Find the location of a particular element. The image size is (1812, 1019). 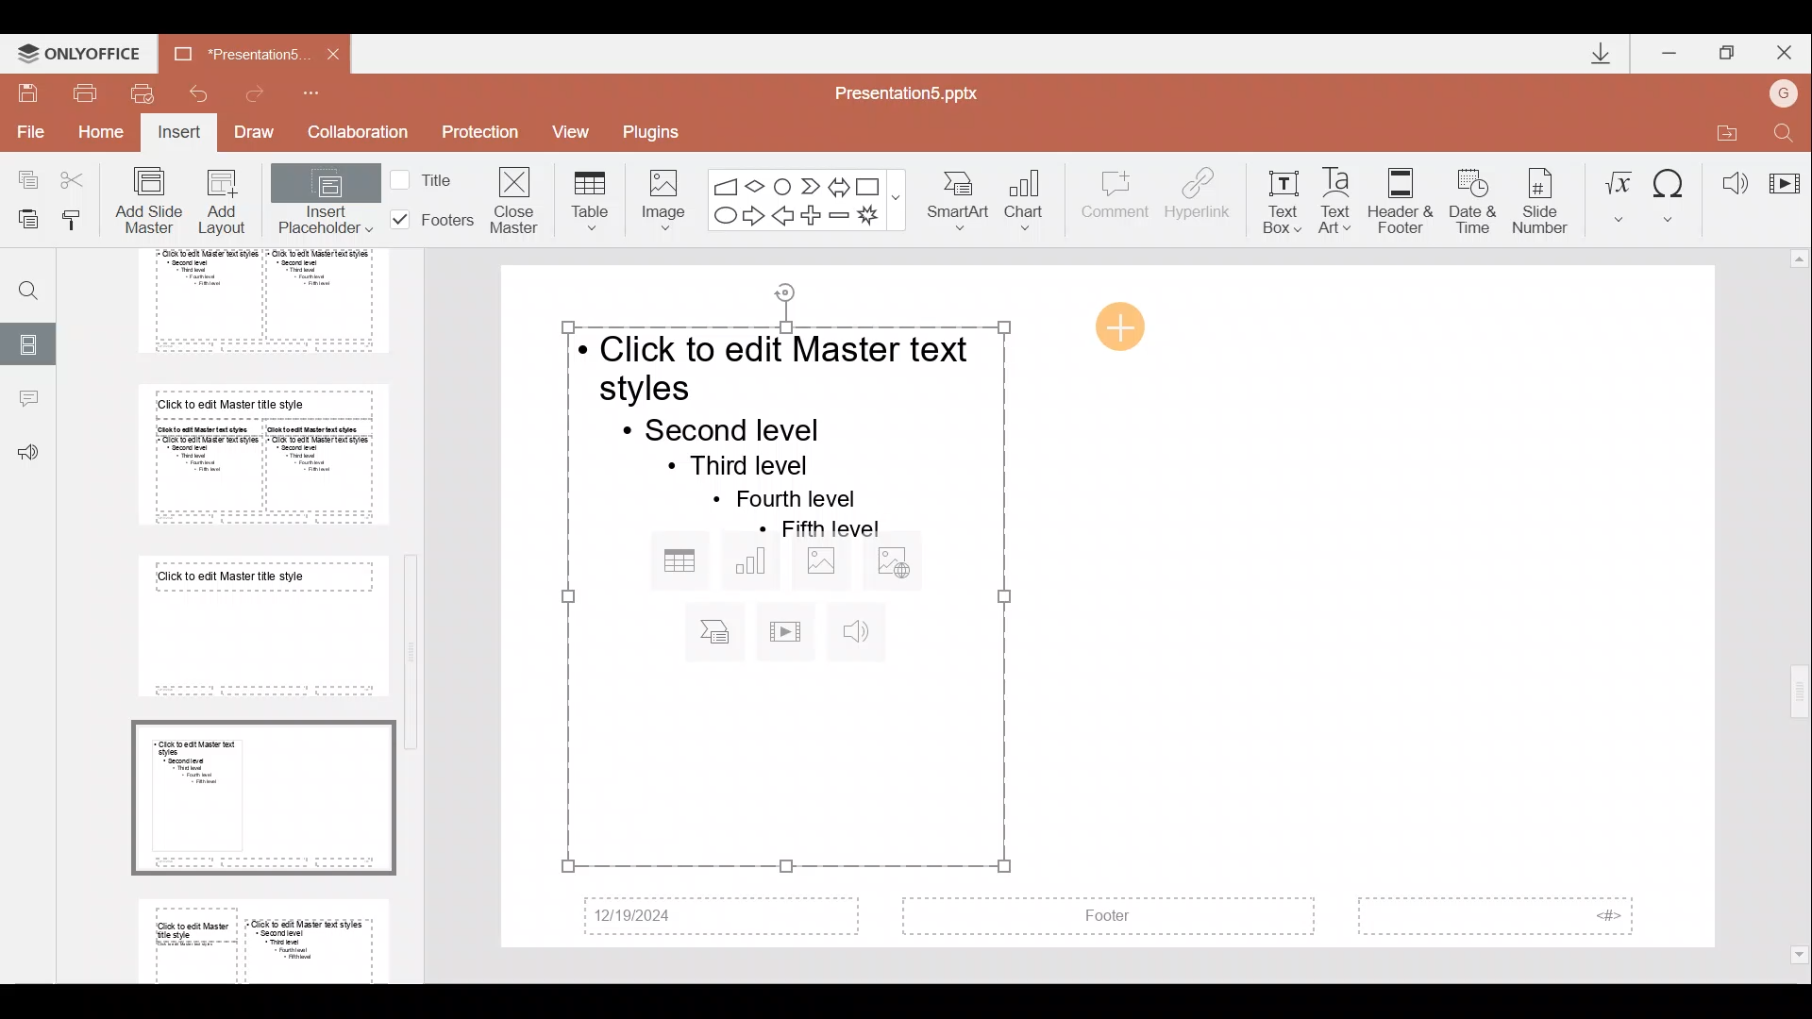

Minus is located at coordinates (840, 215).